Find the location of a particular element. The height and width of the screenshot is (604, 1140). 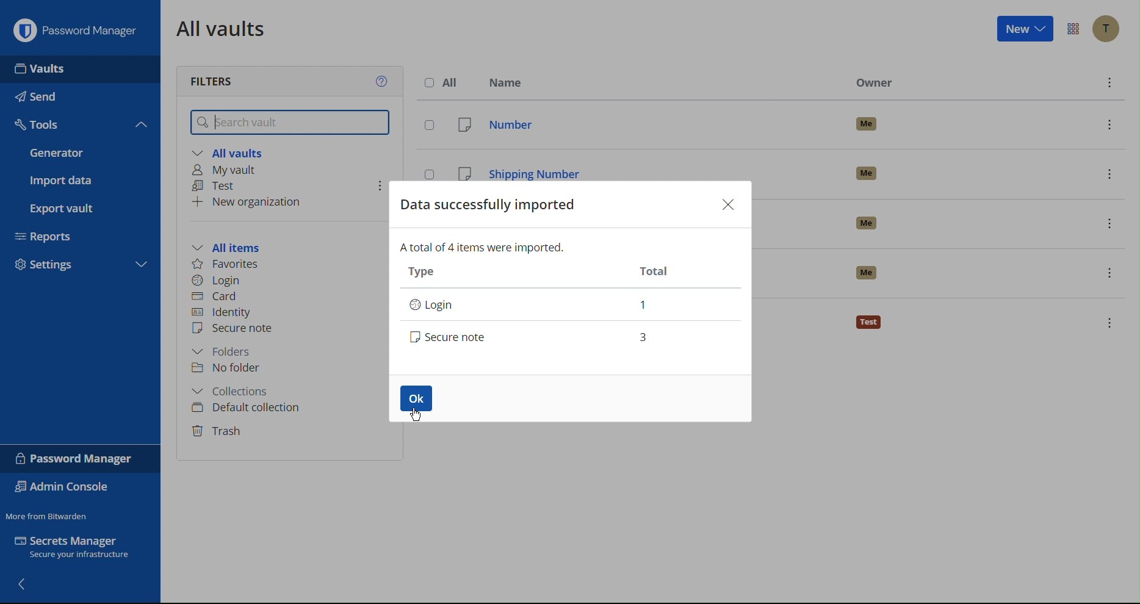

Move from Bitwarden is located at coordinates (46, 516).